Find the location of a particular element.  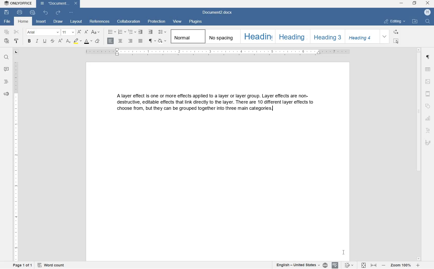

BULLETS is located at coordinates (112, 32).